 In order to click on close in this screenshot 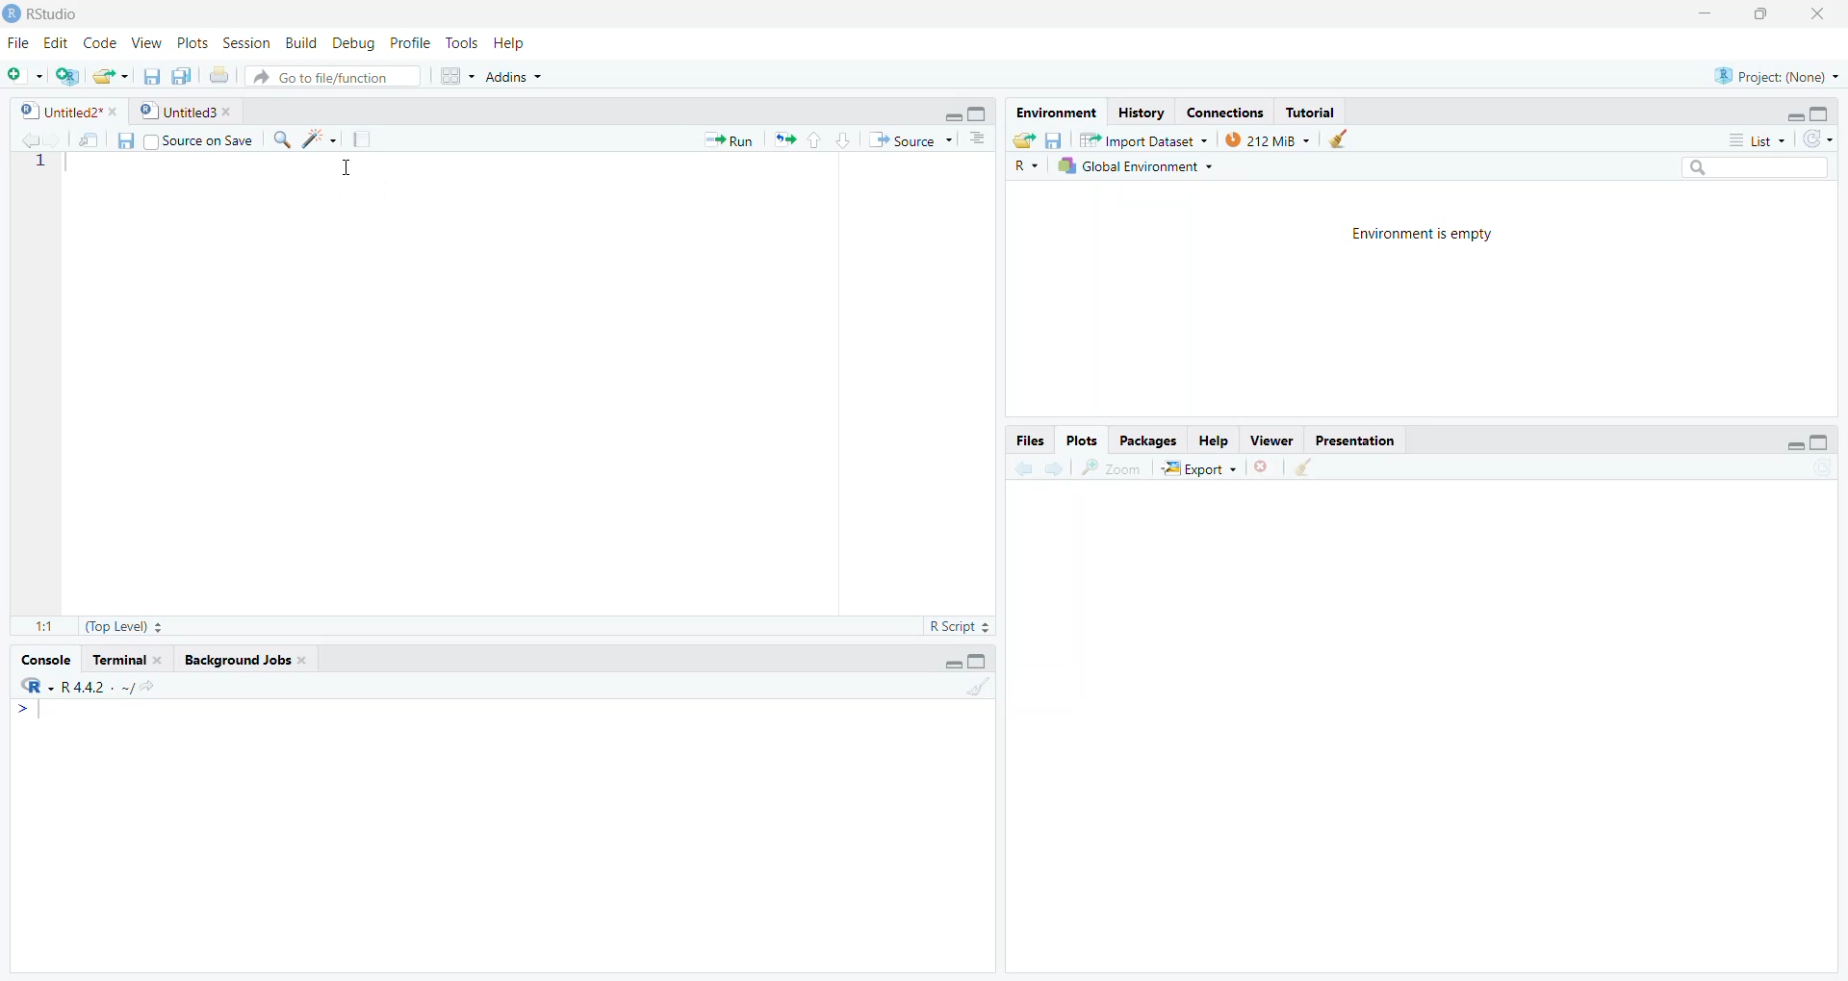, I will do `click(1820, 14)`.